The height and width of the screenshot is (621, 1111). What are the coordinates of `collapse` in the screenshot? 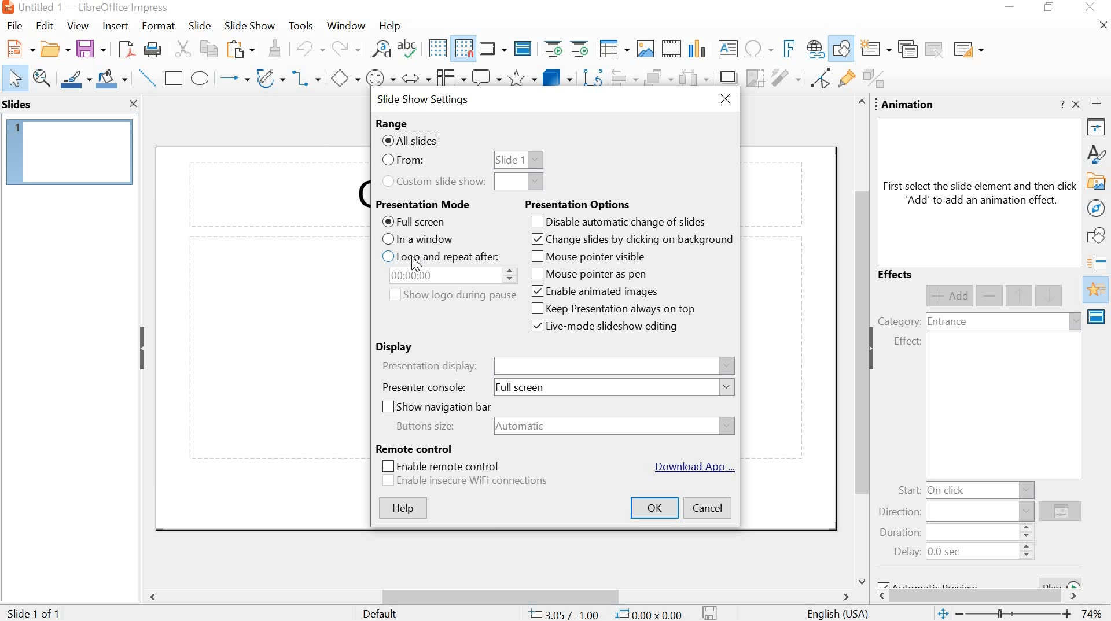 It's located at (142, 348).